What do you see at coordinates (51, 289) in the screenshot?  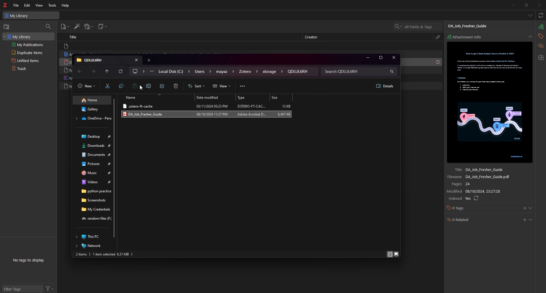 I see `filter` at bounding box center [51, 289].